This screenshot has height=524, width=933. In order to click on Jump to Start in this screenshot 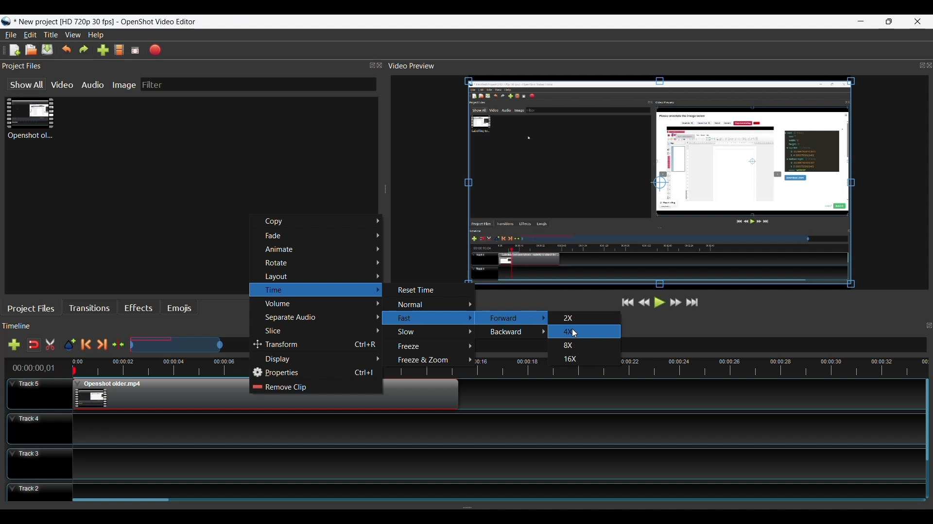, I will do `click(626, 302)`.